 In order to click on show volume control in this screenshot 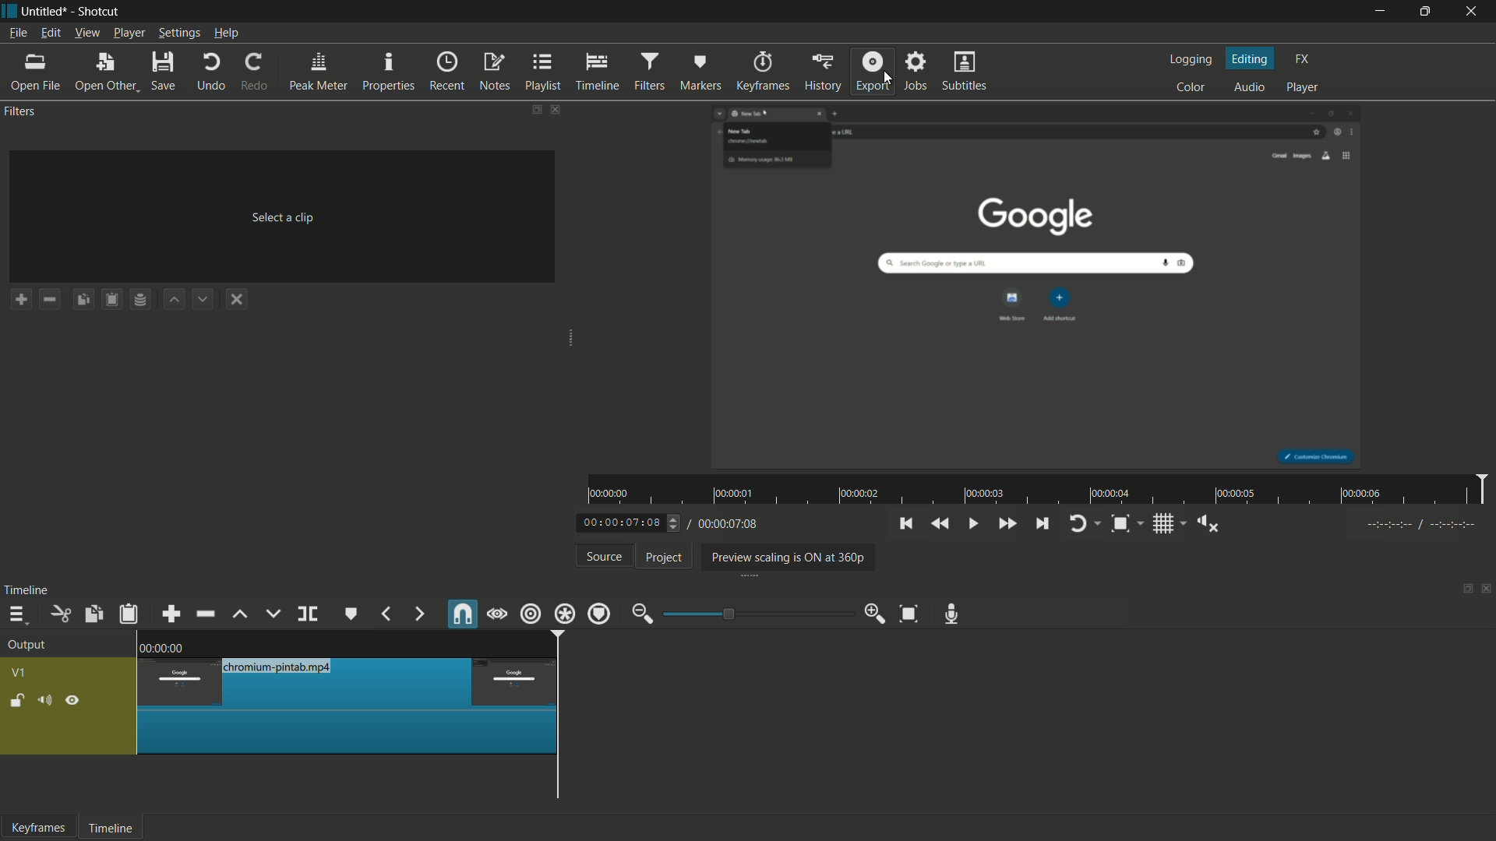, I will do `click(1213, 523)`.